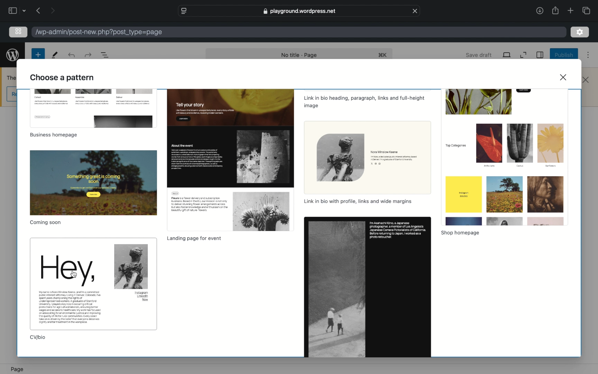 Image resolution: width=598 pixels, height=374 pixels. Describe the element at coordinates (17, 369) in the screenshot. I see `page` at that location.